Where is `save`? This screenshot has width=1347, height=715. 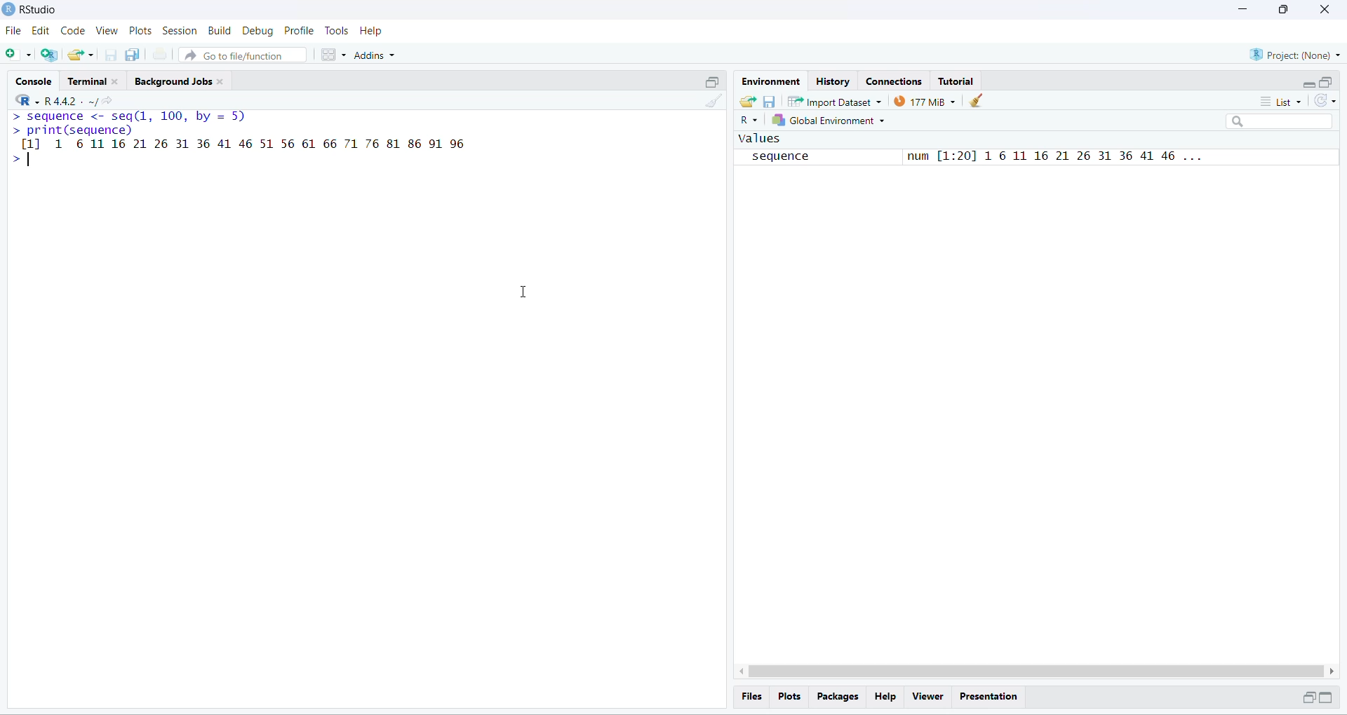 save is located at coordinates (112, 55).